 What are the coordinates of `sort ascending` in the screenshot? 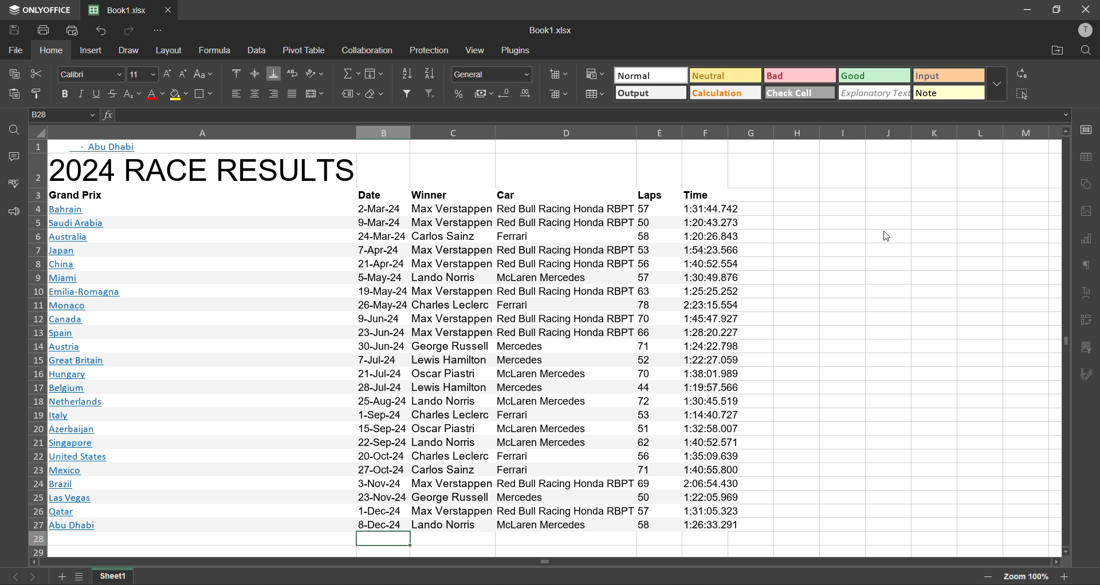 It's located at (409, 72).